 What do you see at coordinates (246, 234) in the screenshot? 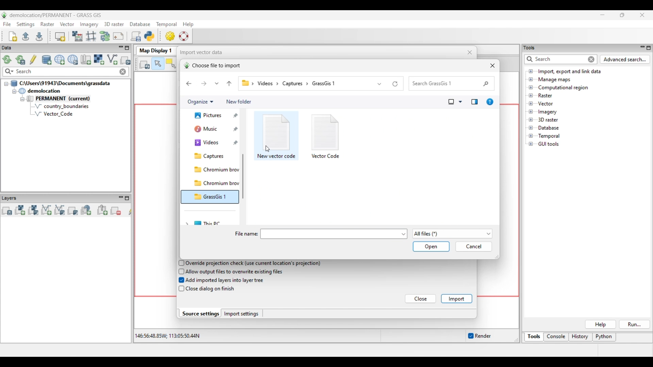
I see `File name:` at bounding box center [246, 234].